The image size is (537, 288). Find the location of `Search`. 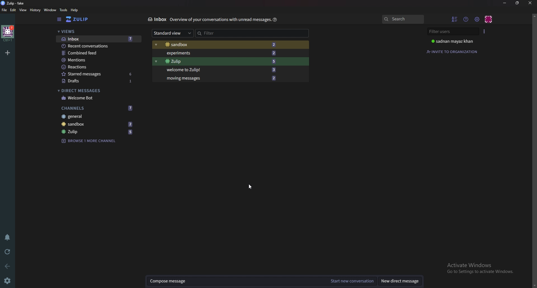

Search is located at coordinates (403, 19).